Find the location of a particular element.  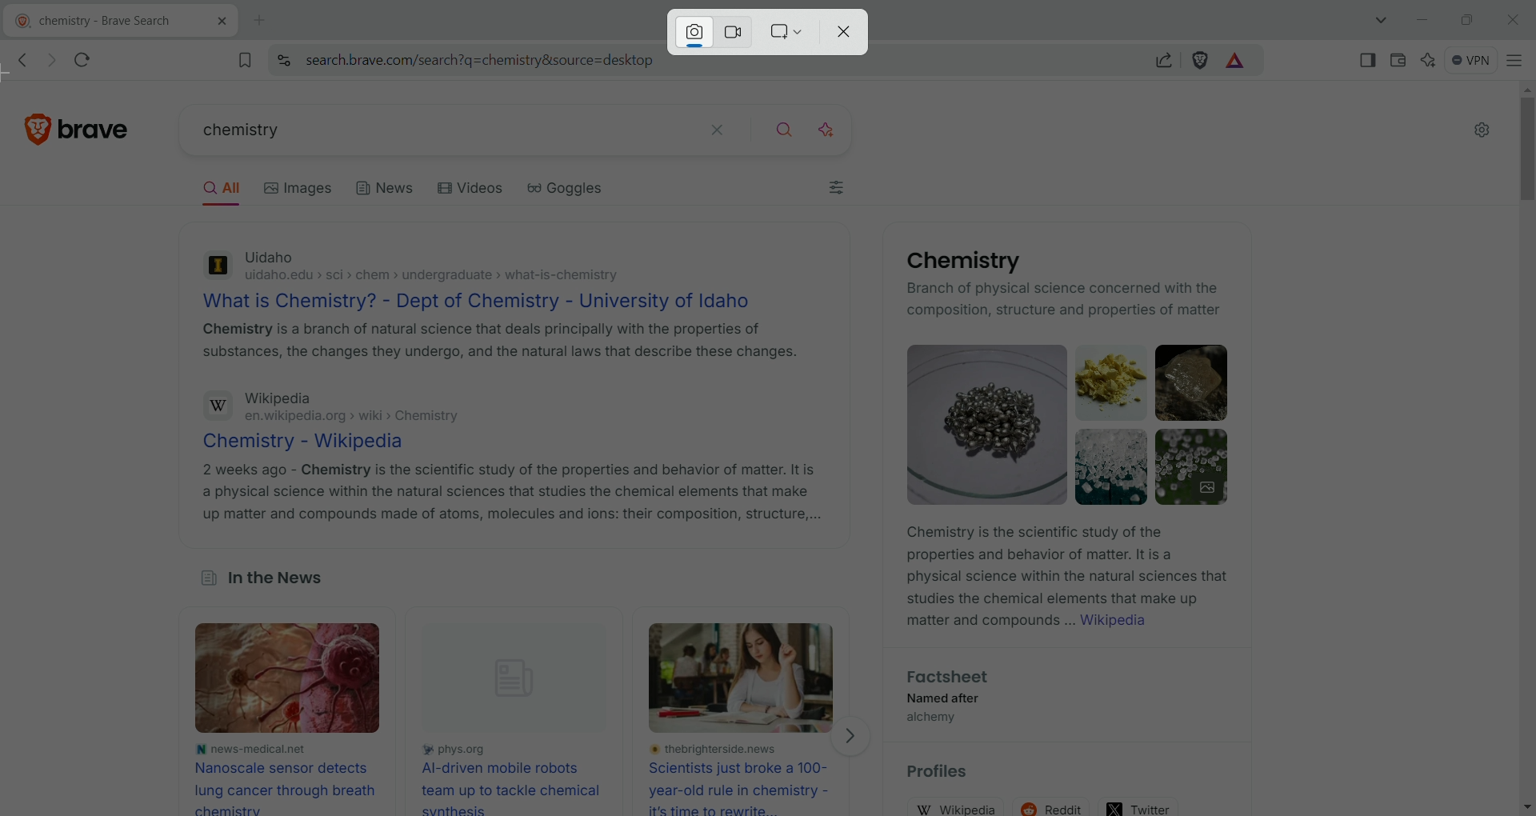

cursor is located at coordinates (18, 76).